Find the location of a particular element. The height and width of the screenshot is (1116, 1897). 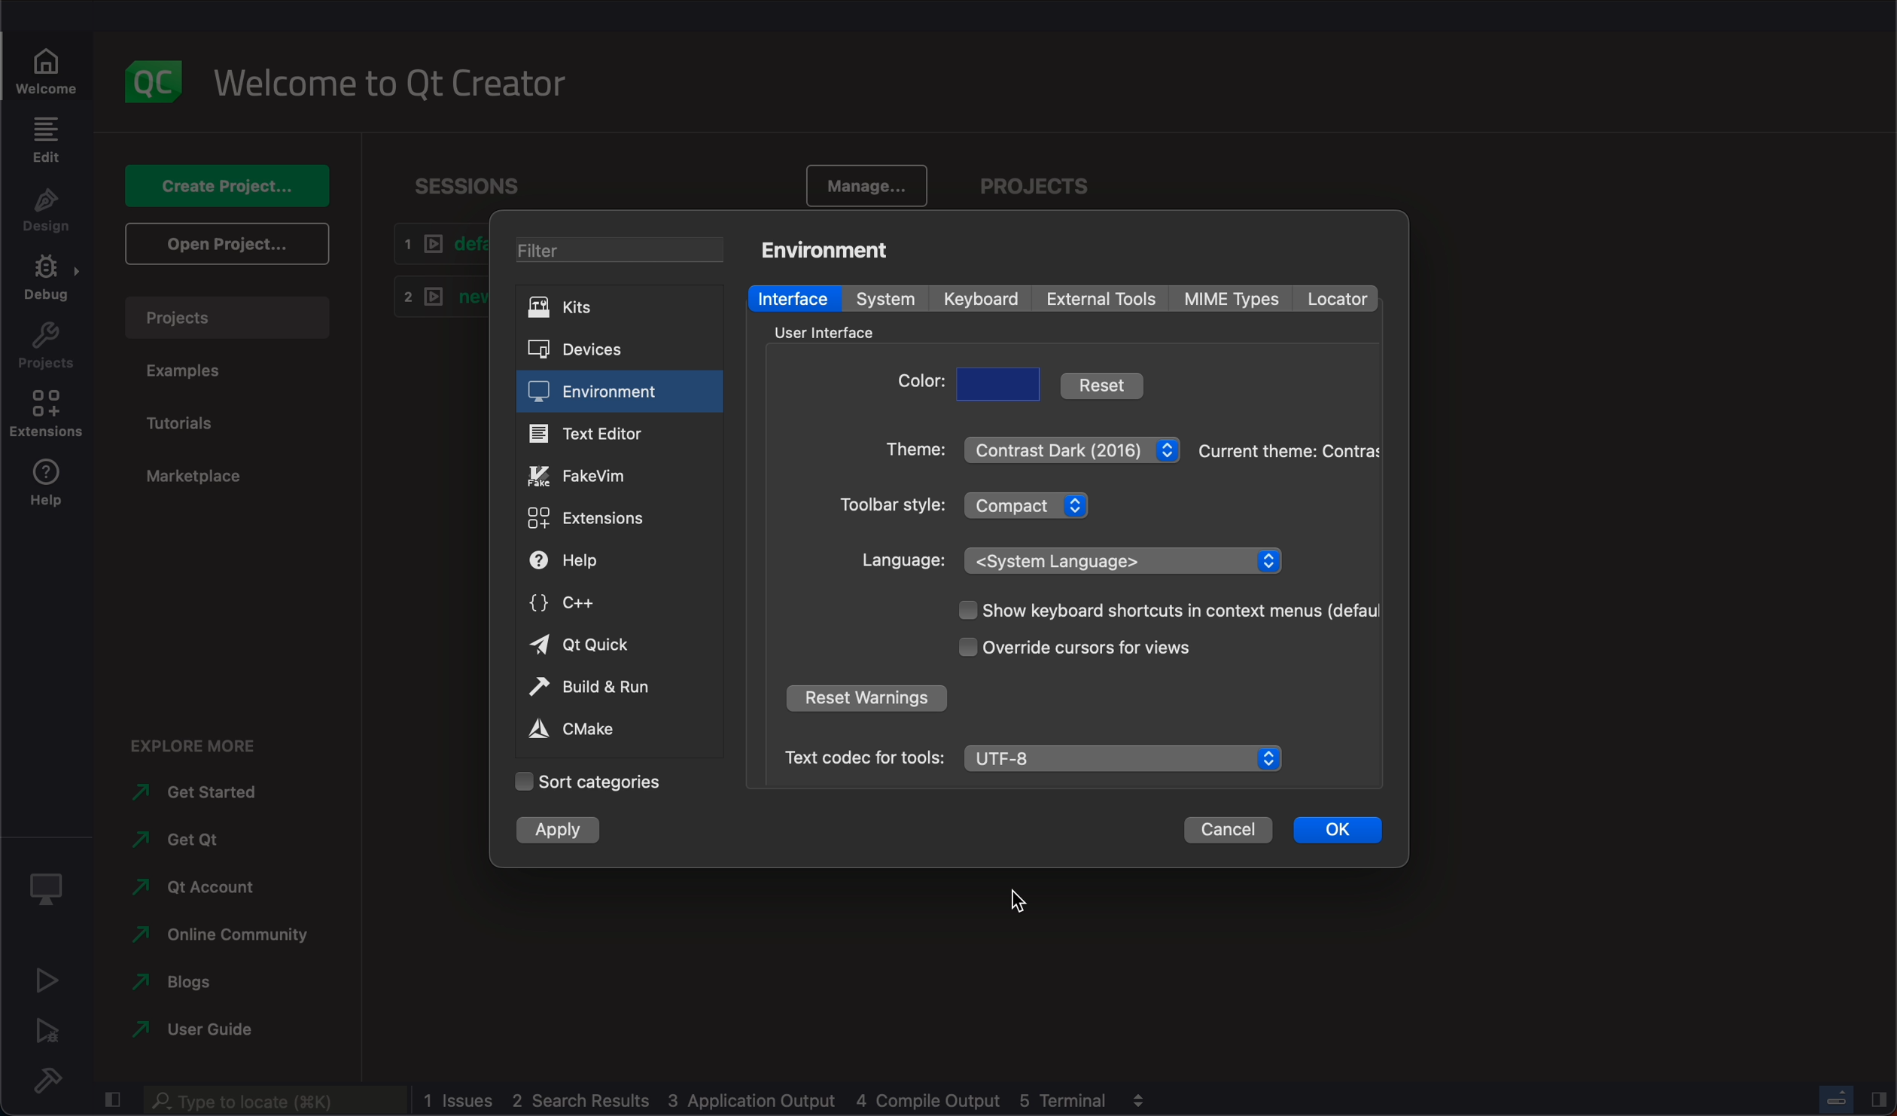

C++ is located at coordinates (613, 600).